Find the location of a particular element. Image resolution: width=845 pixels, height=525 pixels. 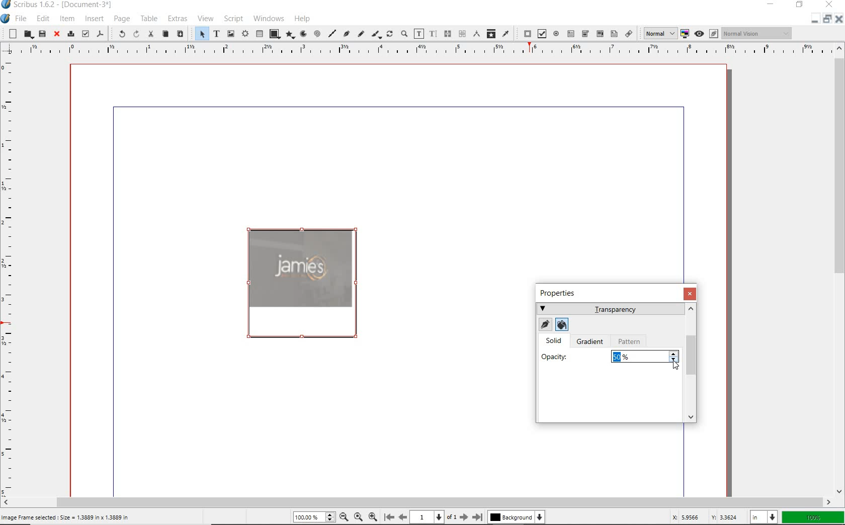

image frame is located at coordinates (230, 34).